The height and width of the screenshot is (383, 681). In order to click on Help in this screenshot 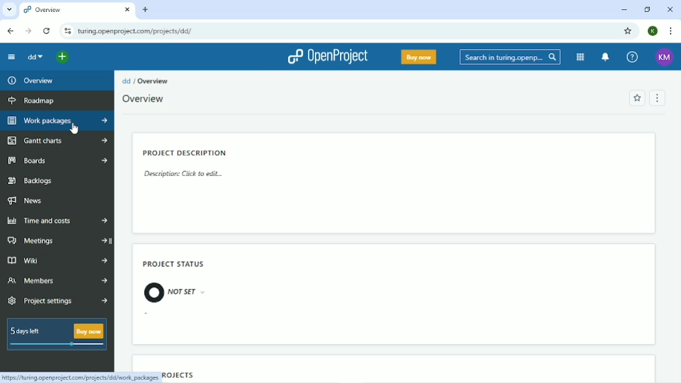, I will do `click(632, 57)`.